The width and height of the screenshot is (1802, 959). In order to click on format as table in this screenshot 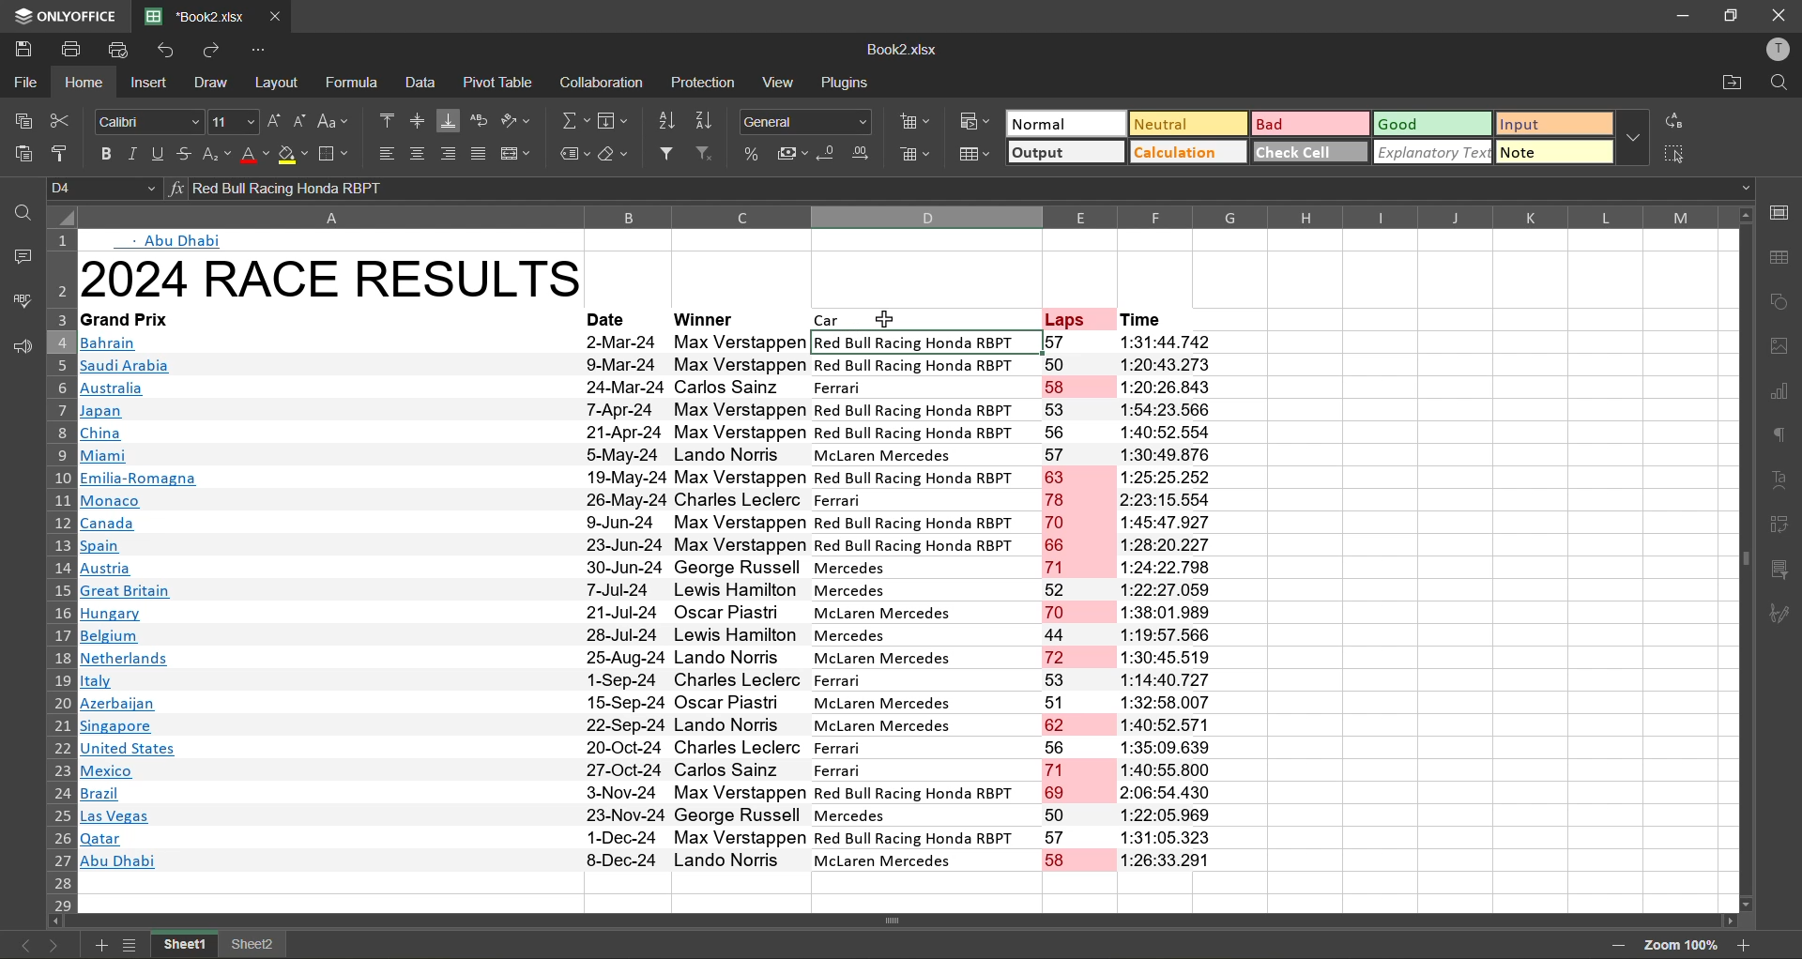, I will do `click(975, 155)`.